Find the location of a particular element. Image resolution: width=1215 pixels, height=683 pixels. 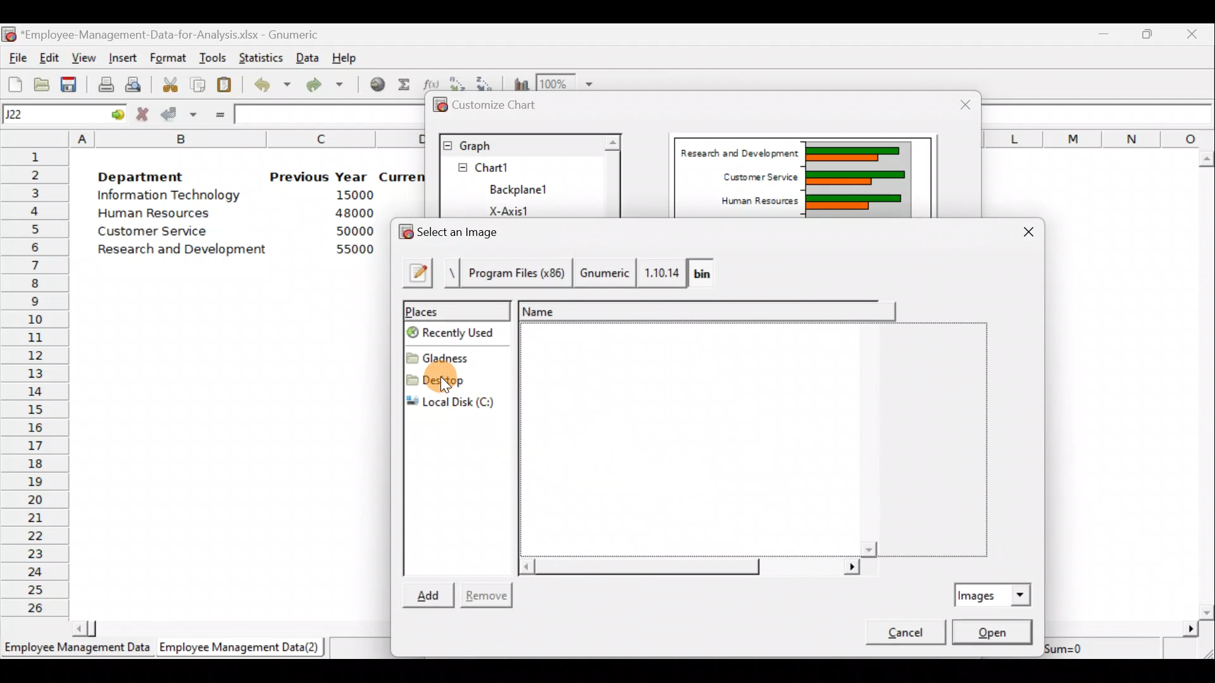

BackPlane1 is located at coordinates (526, 188).